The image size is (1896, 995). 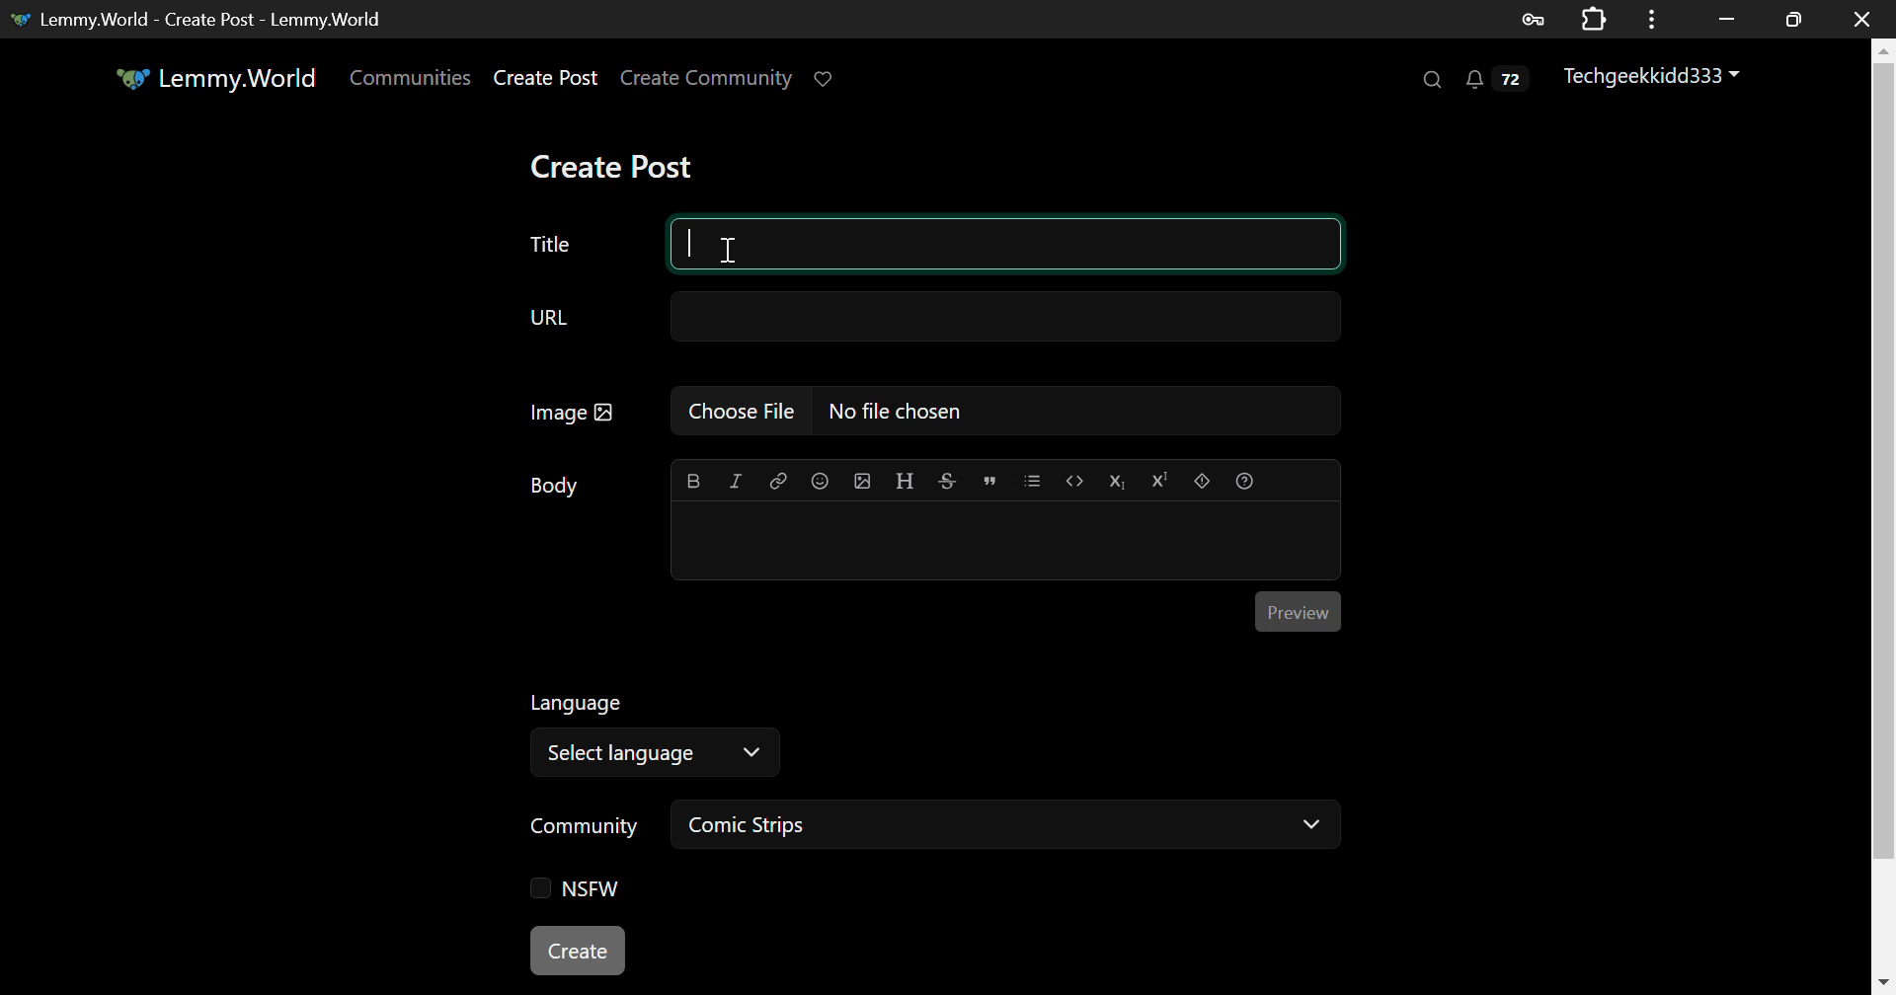 I want to click on Minimize, so click(x=1797, y=19).